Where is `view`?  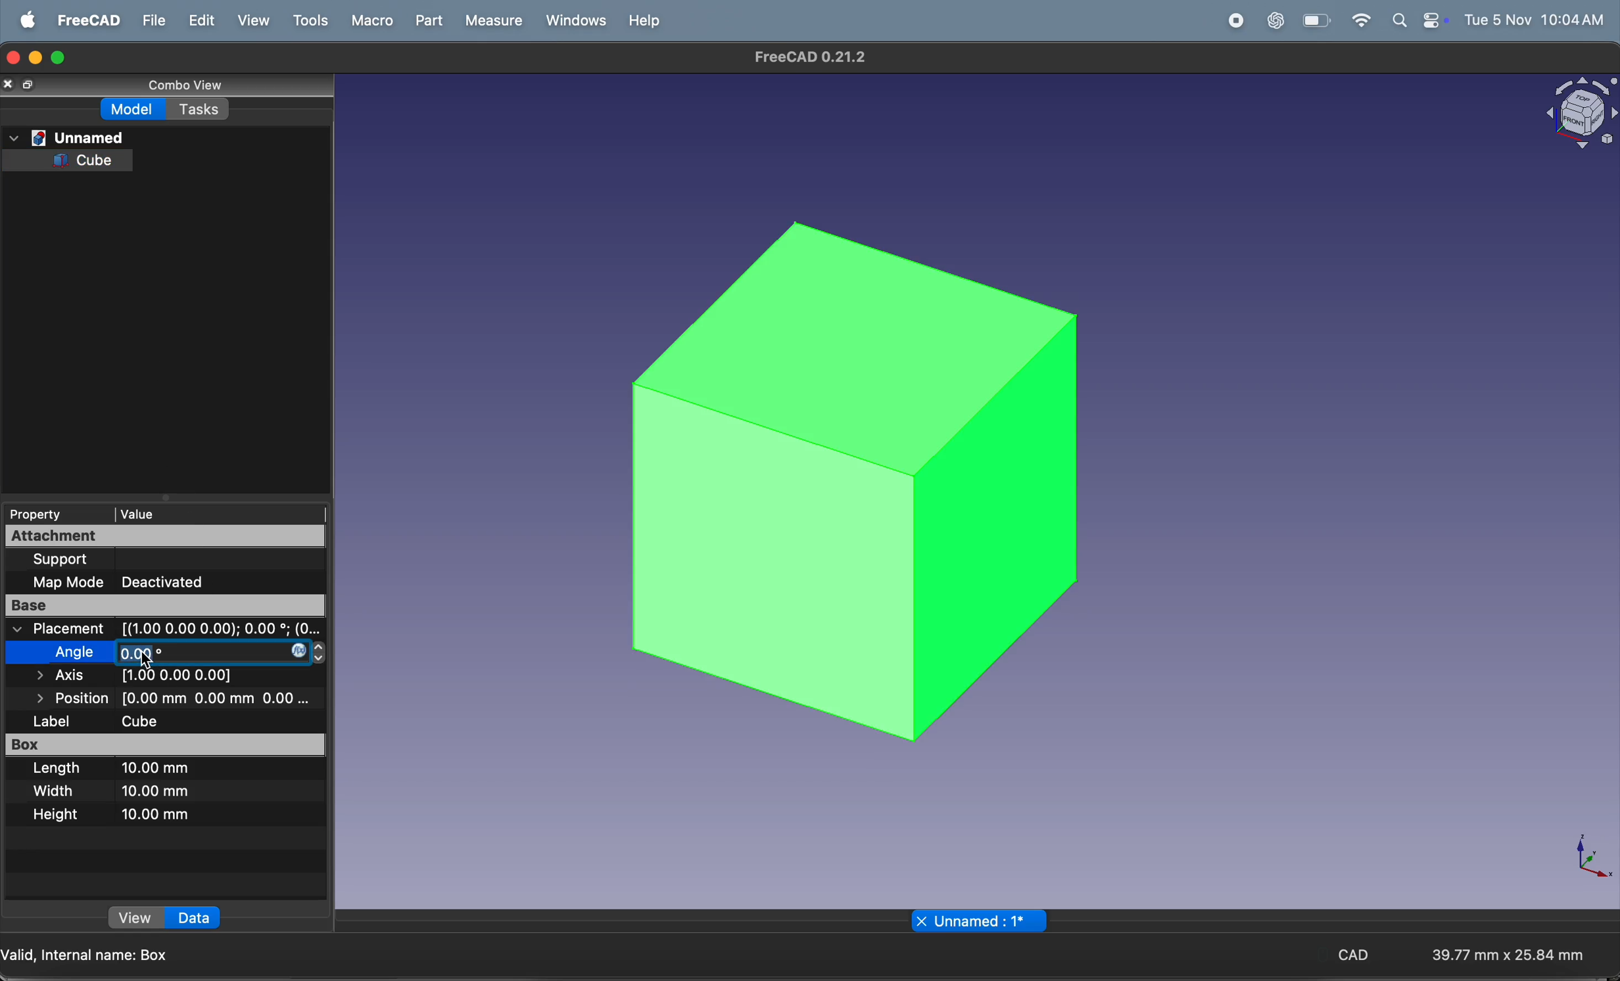
view is located at coordinates (250, 18).